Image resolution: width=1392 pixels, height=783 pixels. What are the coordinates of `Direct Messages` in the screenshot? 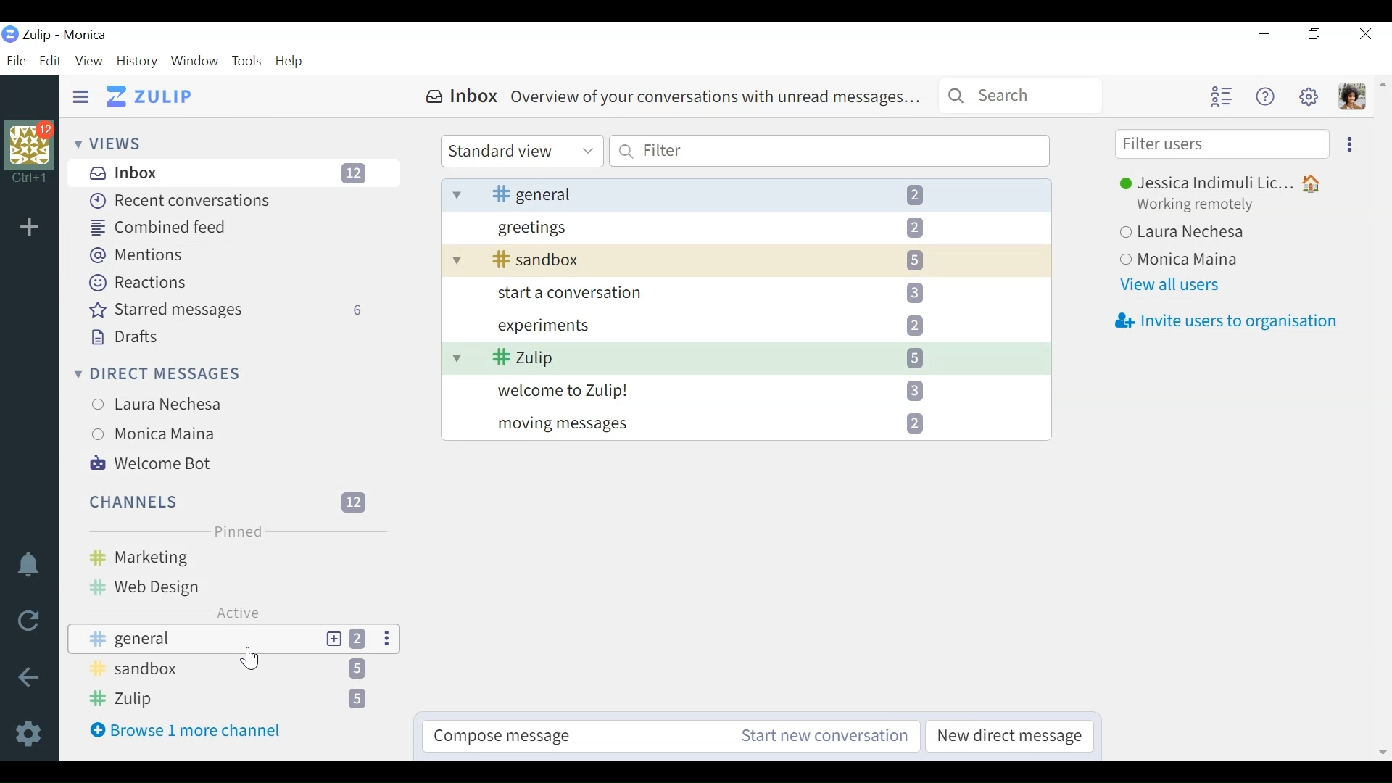 It's located at (159, 376).